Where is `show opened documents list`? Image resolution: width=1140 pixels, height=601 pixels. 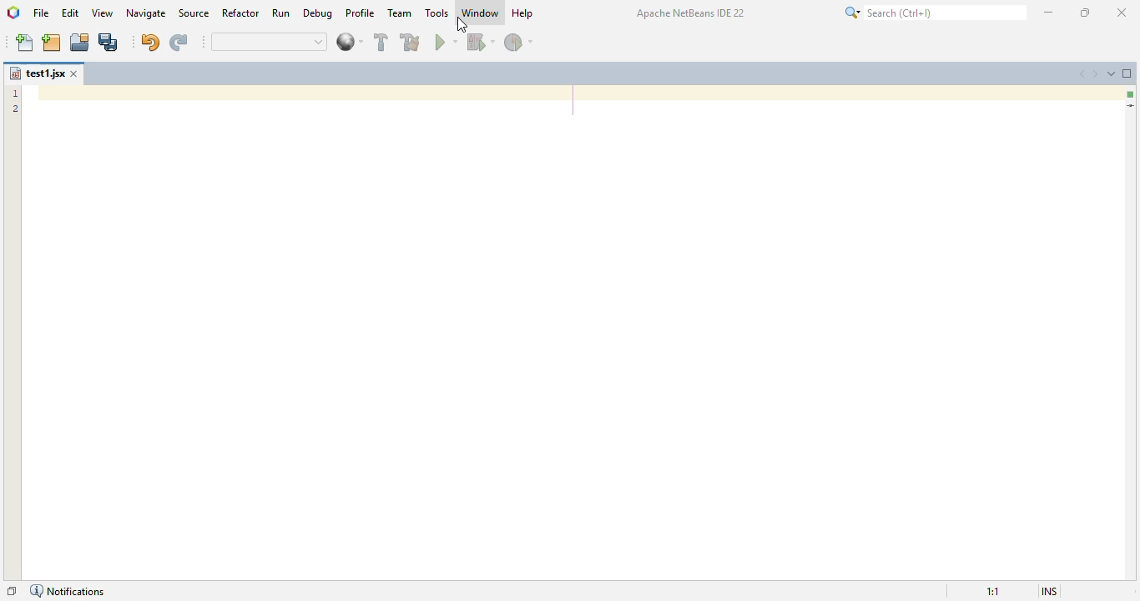
show opened documents list is located at coordinates (1112, 73).